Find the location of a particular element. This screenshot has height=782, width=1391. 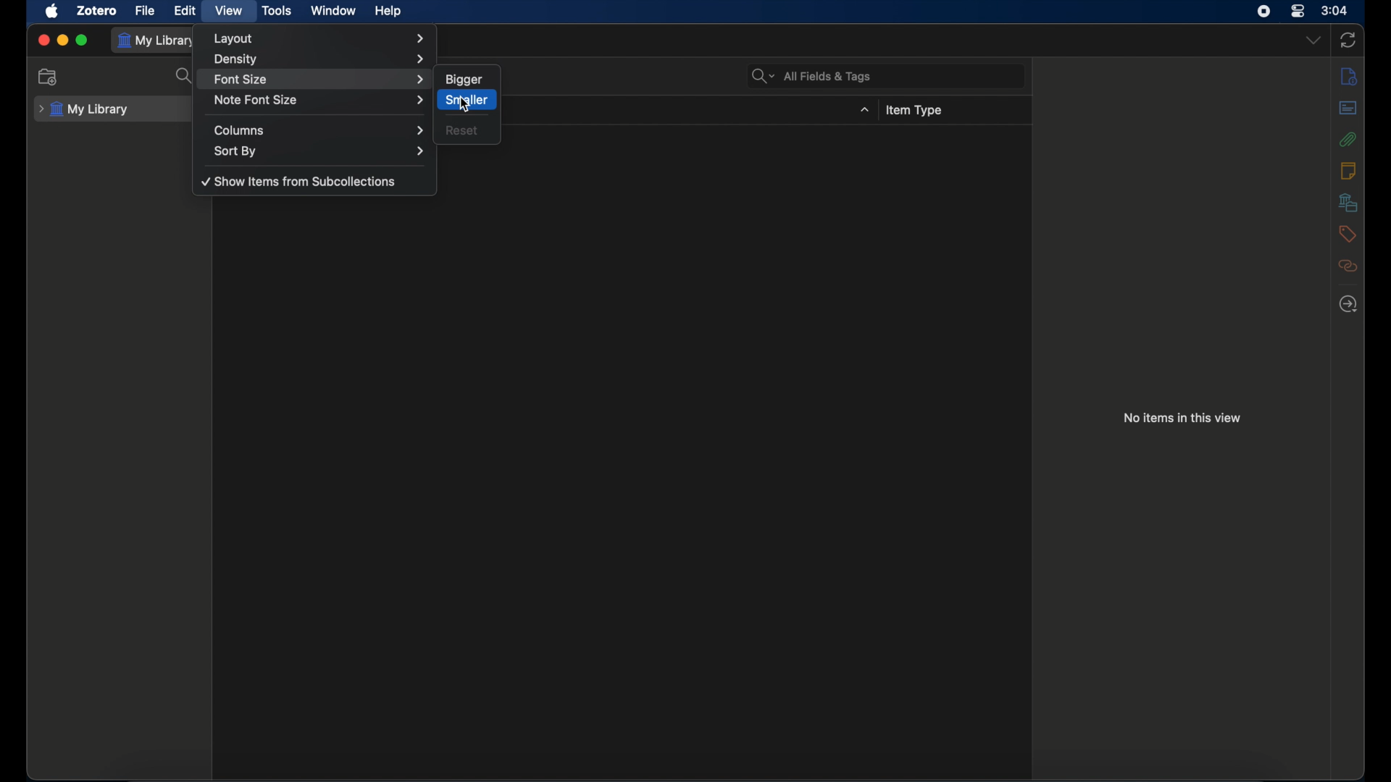

columns is located at coordinates (318, 130).